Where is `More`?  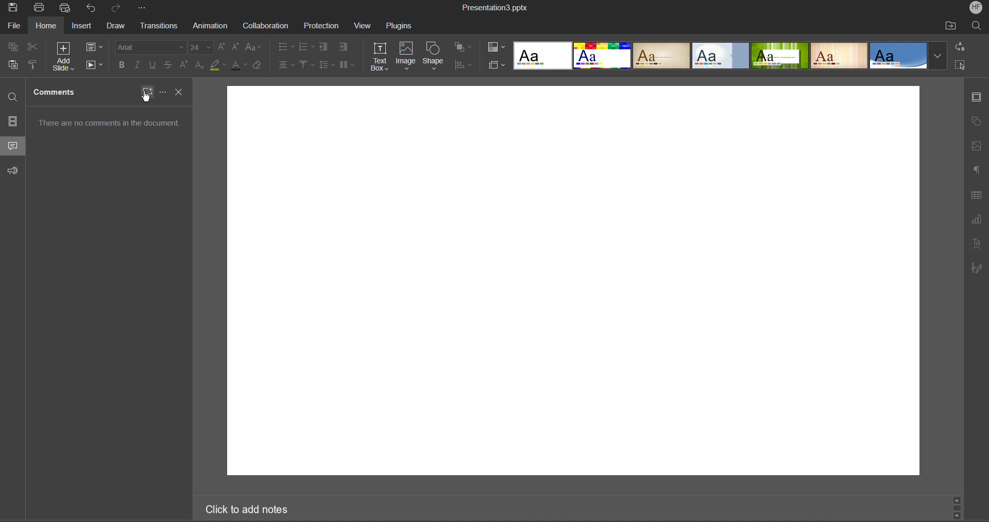
More is located at coordinates (161, 91).